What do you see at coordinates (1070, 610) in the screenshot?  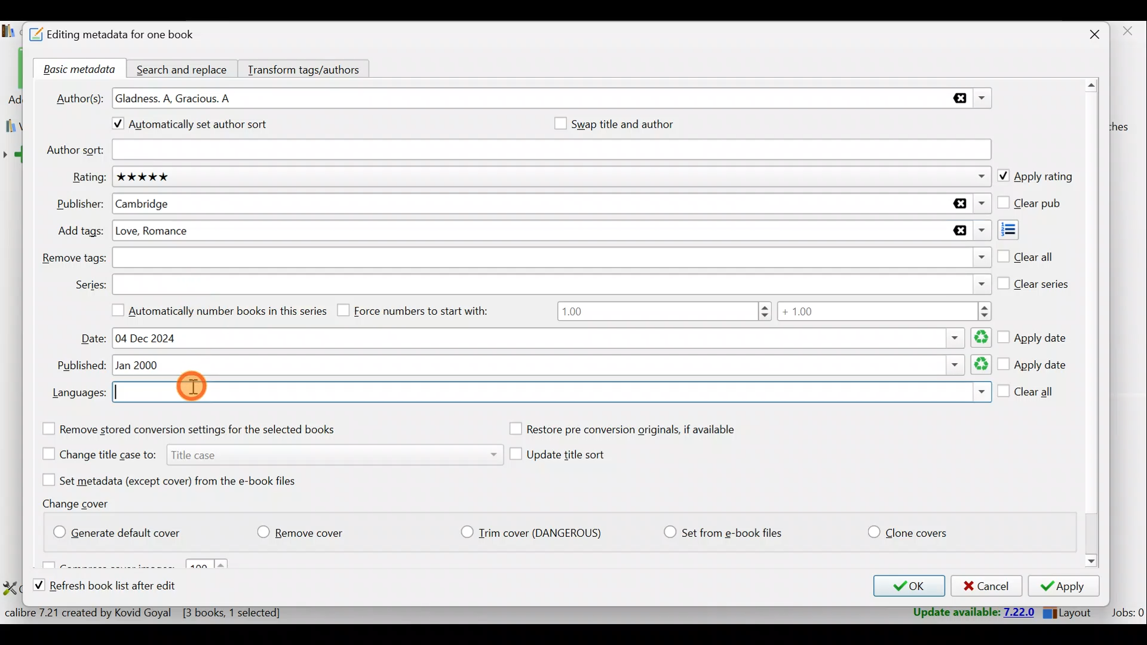 I see `Layout` at bounding box center [1070, 610].